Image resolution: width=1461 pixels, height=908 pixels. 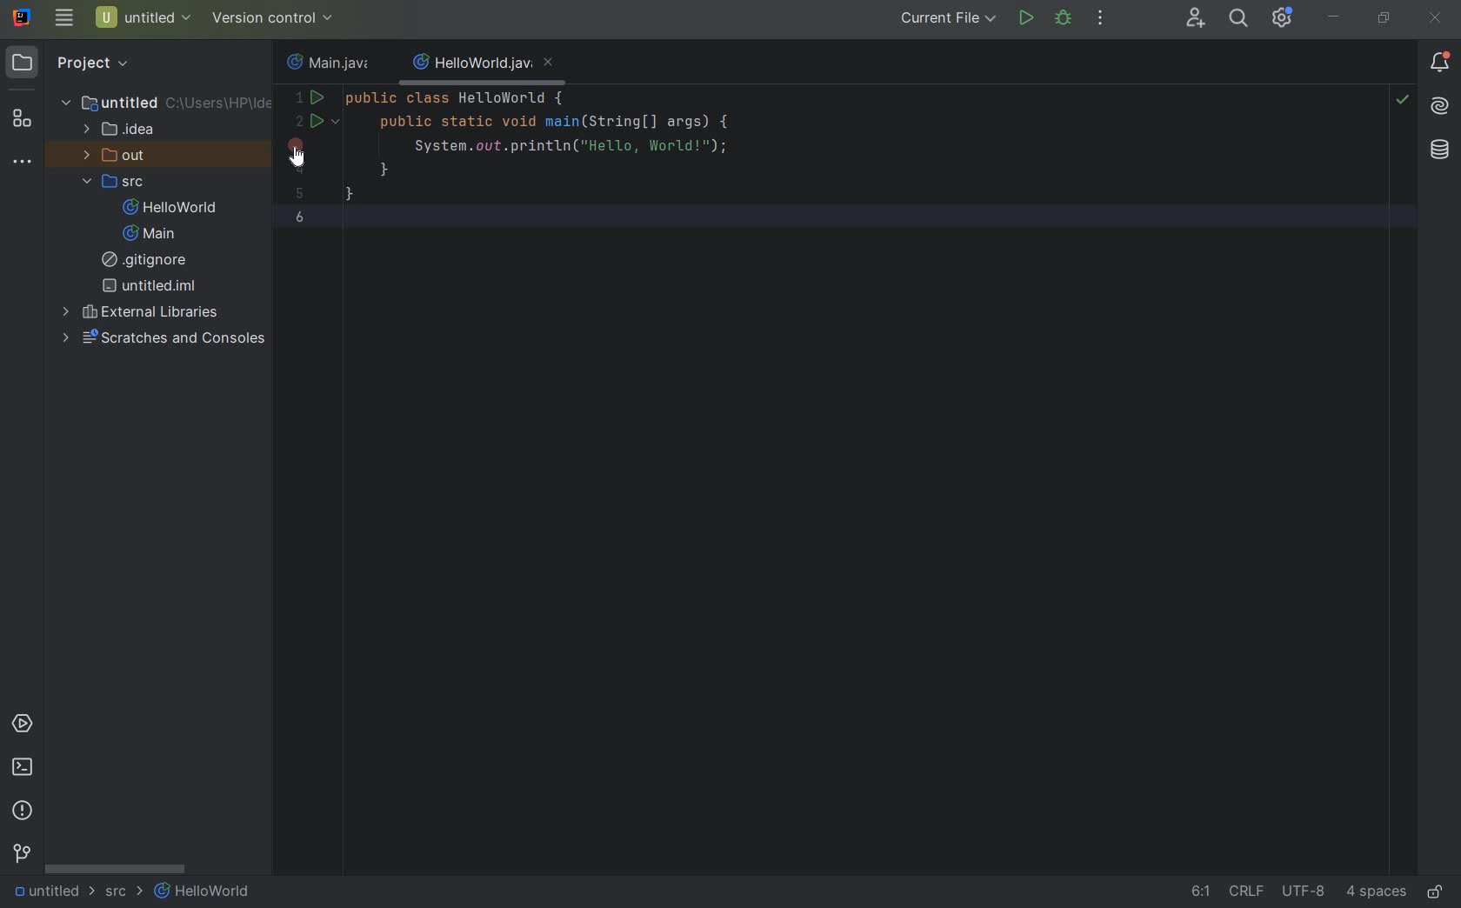 I want to click on run, so click(x=1025, y=18).